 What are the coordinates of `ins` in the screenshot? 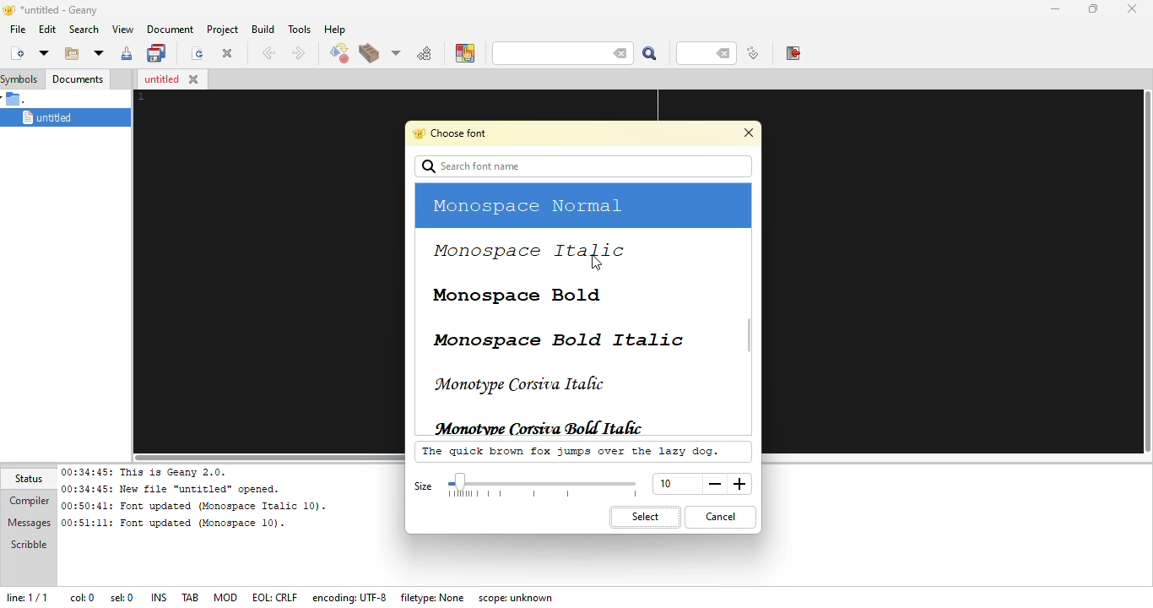 It's located at (159, 596).